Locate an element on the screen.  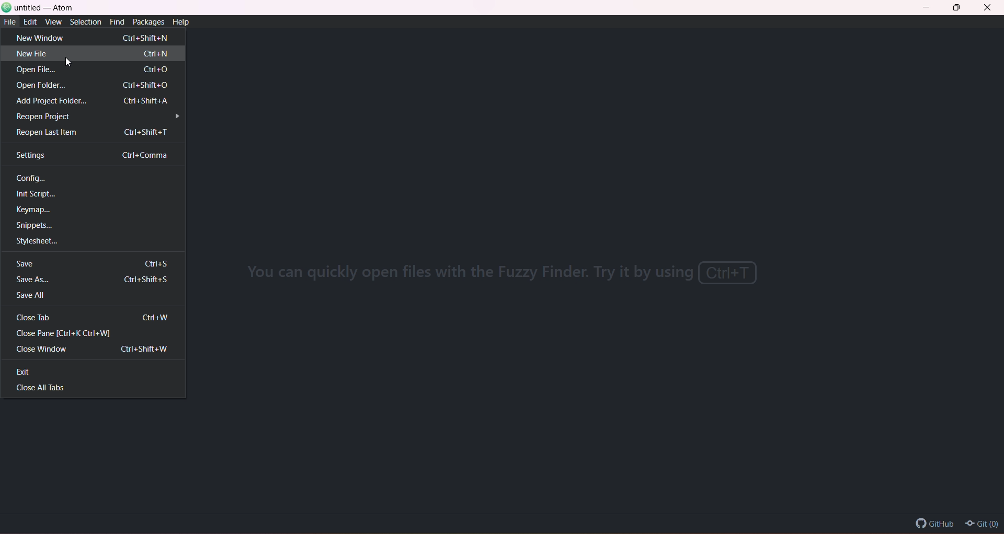
Close All Tabs is located at coordinates (47, 389).